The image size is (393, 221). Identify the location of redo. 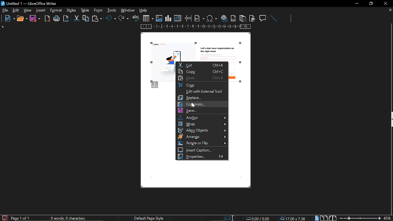
(124, 18).